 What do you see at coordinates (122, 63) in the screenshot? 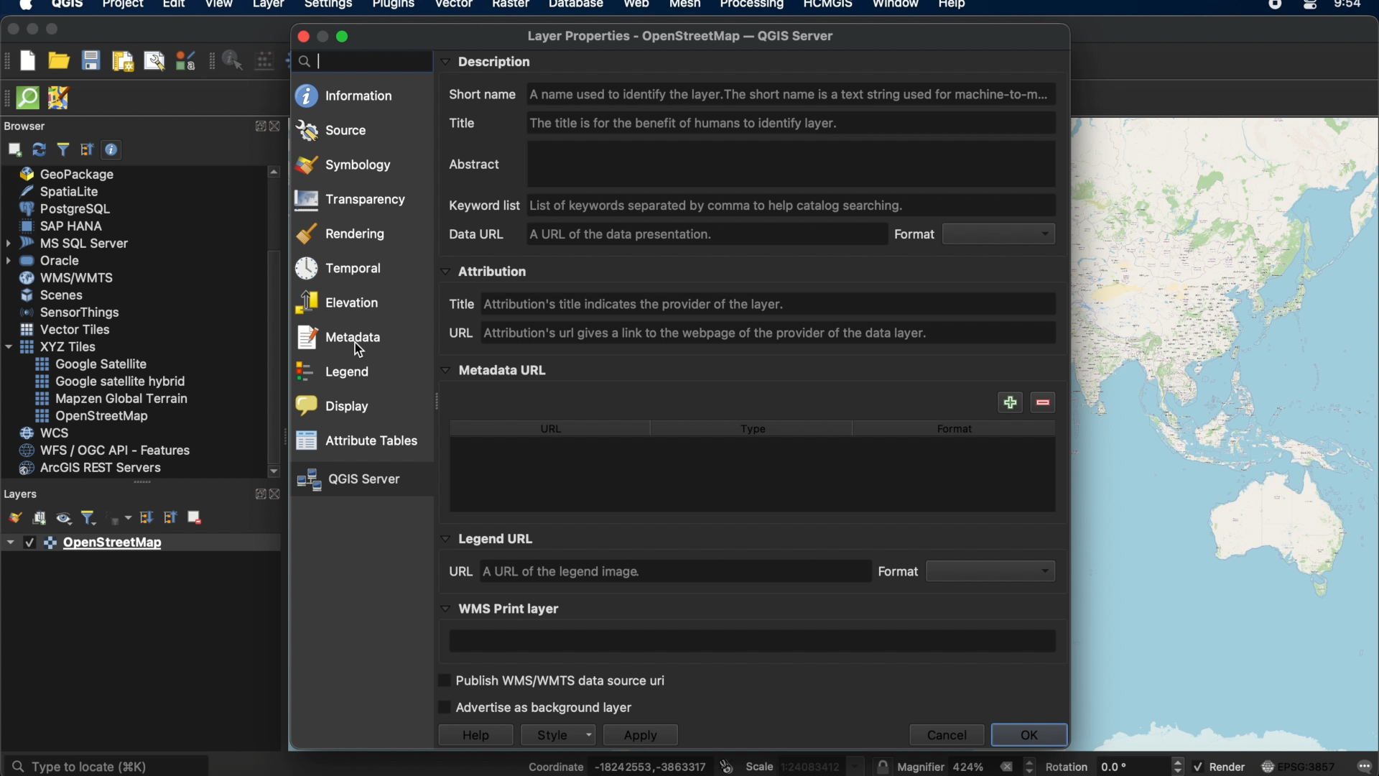
I see `new paint layout` at bounding box center [122, 63].